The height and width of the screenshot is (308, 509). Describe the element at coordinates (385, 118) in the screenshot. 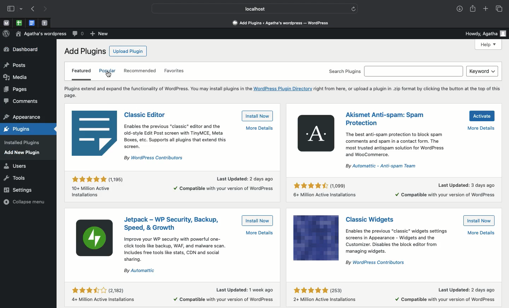

I see `Anti-spam` at that location.